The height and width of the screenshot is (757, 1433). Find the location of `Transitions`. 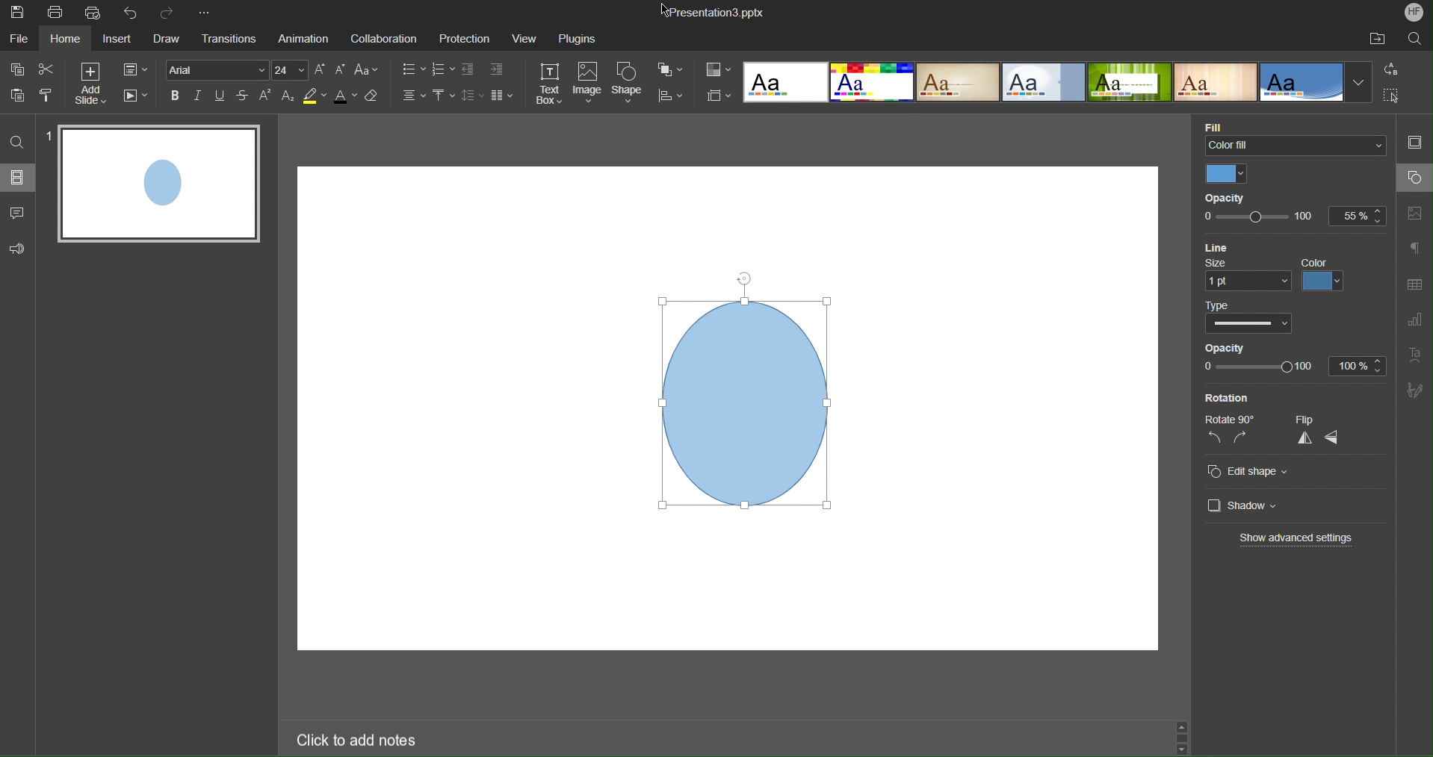

Transitions is located at coordinates (226, 40).